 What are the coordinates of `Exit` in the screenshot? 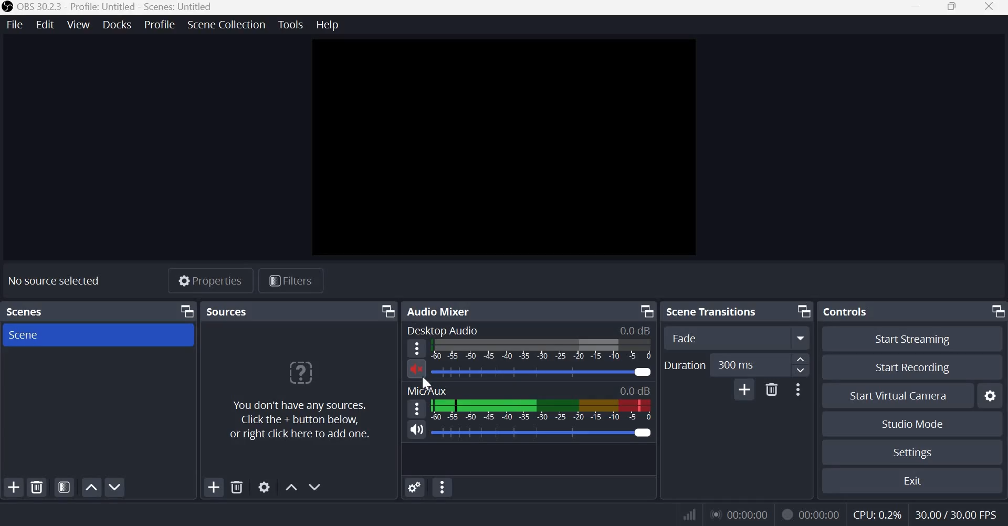 It's located at (915, 480).